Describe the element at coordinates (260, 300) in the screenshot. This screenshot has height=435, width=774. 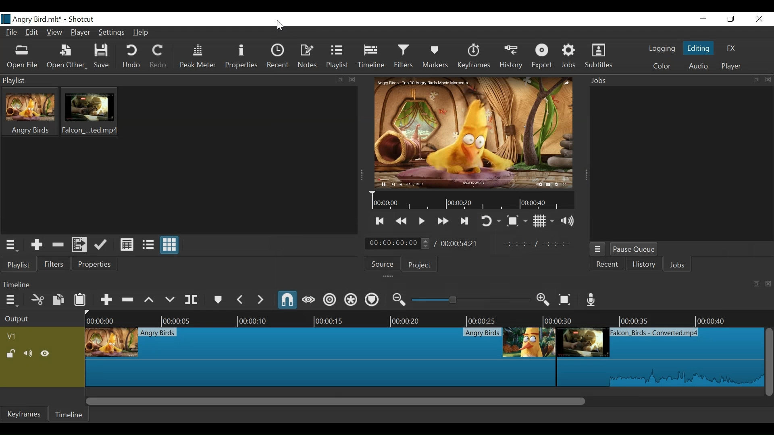
I see `Next Marker` at that location.